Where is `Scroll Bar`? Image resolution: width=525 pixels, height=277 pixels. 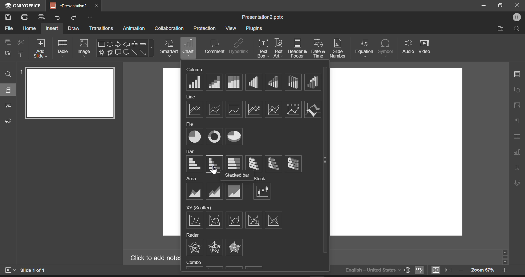 Scroll Bar is located at coordinates (326, 166).